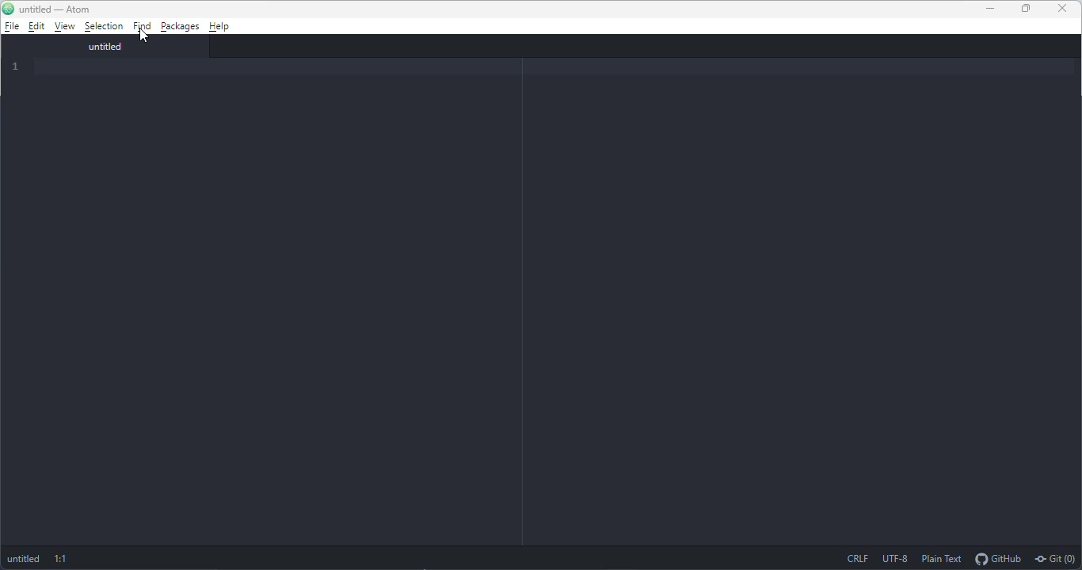 The image size is (1082, 570). What do you see at coordinates (142, 26) in the screenshot?
I see `find` at bounding box center [142, 26].